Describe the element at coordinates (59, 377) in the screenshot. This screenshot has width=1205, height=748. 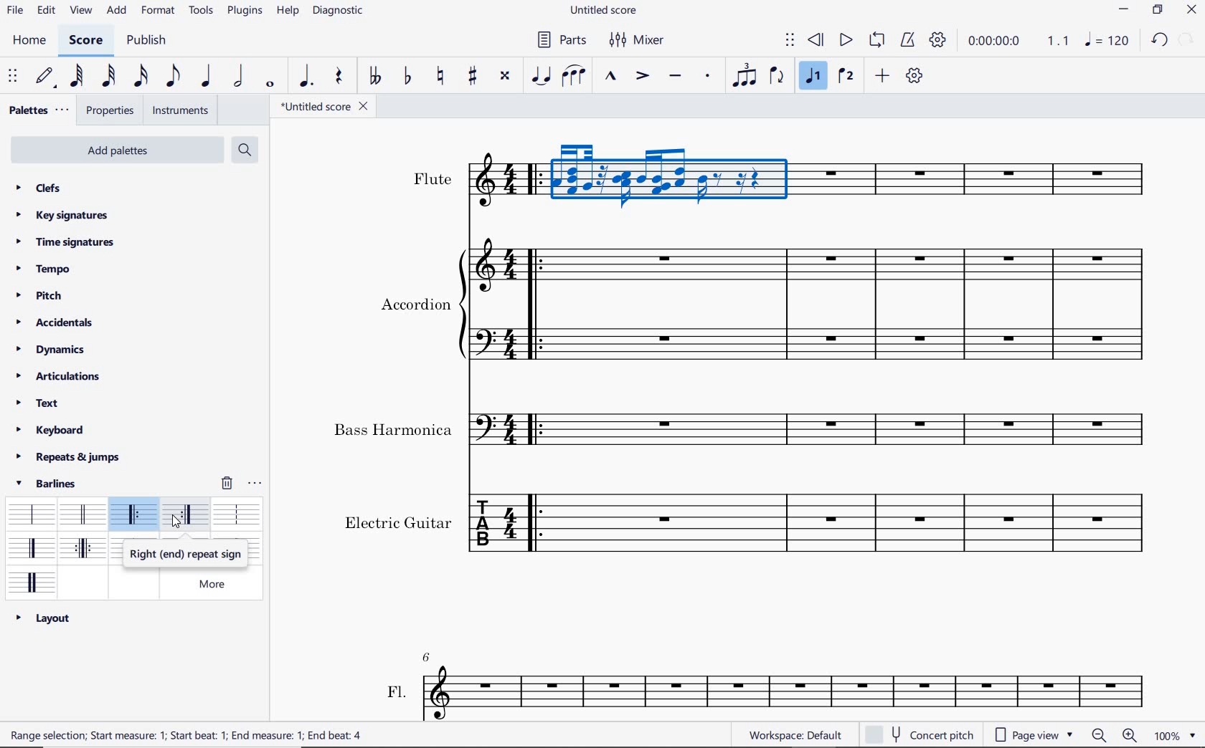
I see `articulations` at that location.